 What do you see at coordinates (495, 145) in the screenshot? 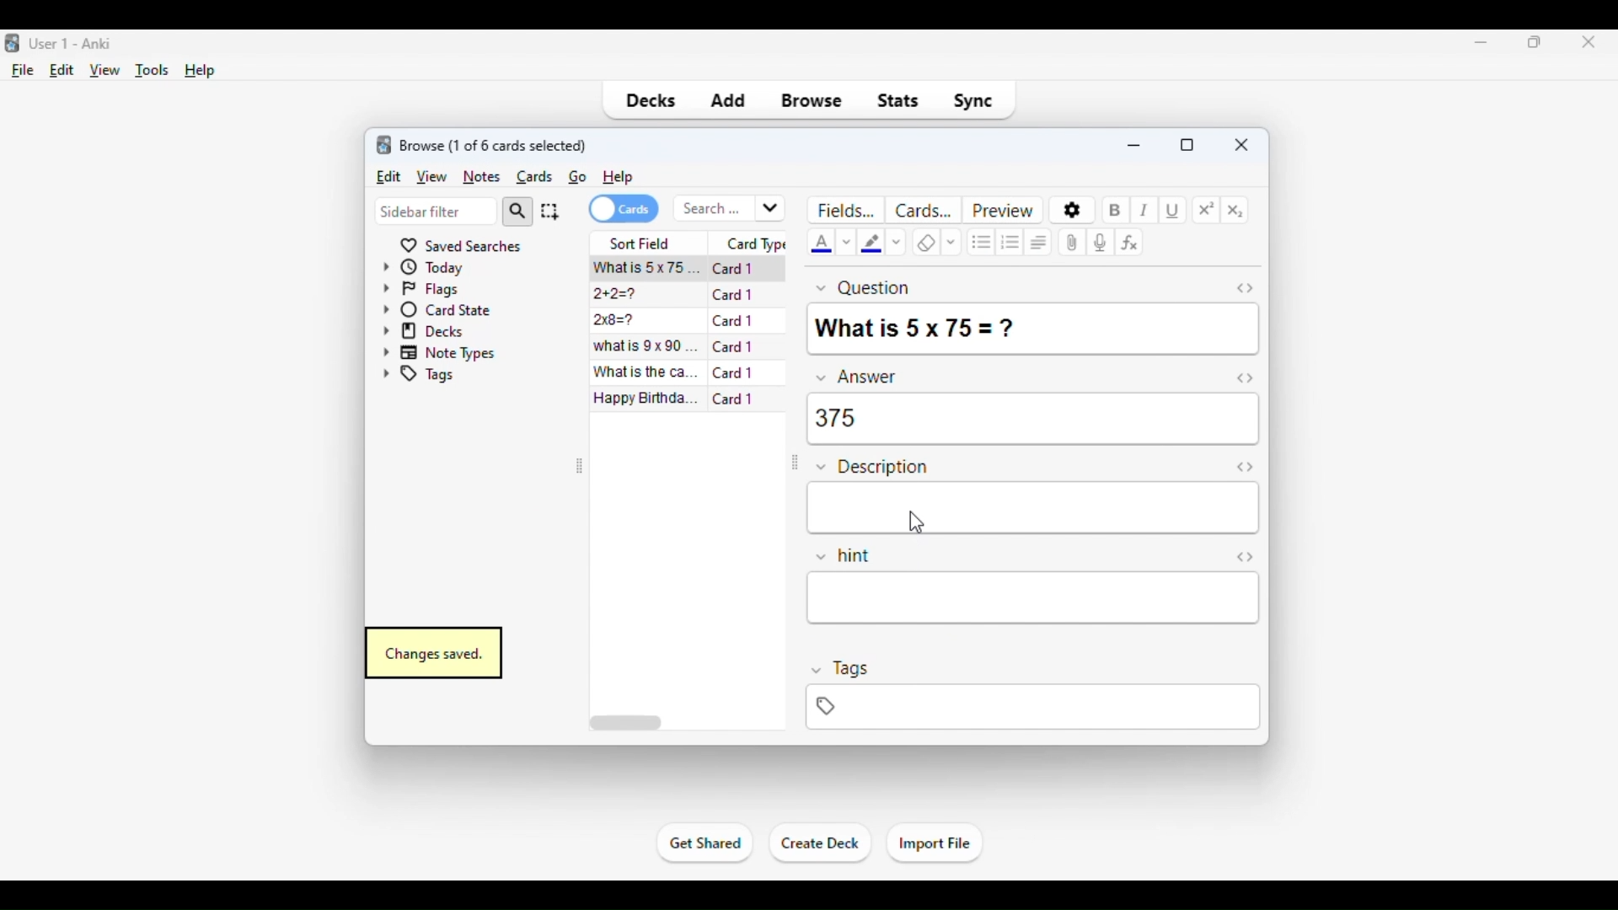
I see `browse (1 of 6 cards selected)` at bounding box center [495, 145].